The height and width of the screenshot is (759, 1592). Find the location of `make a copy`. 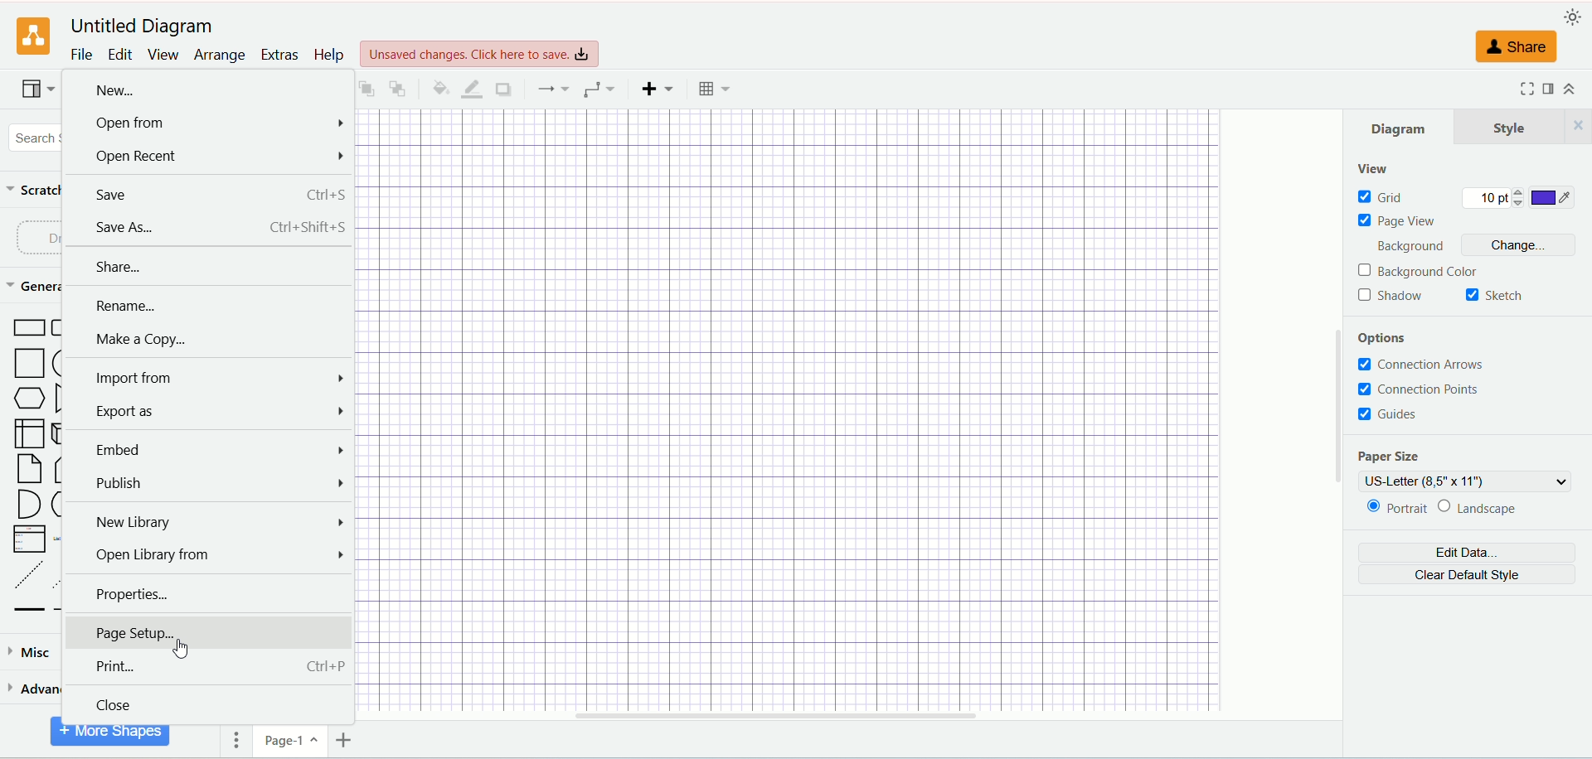

make a copy is located at coordinates (206, 341).